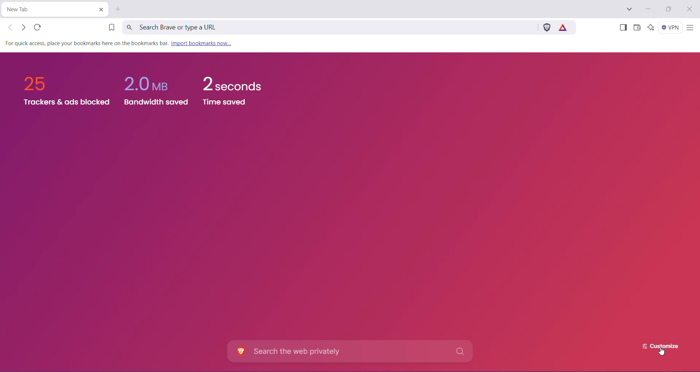  Describe the element at coordinates (690, 9) in the screenshot. I see `Close` at that location.